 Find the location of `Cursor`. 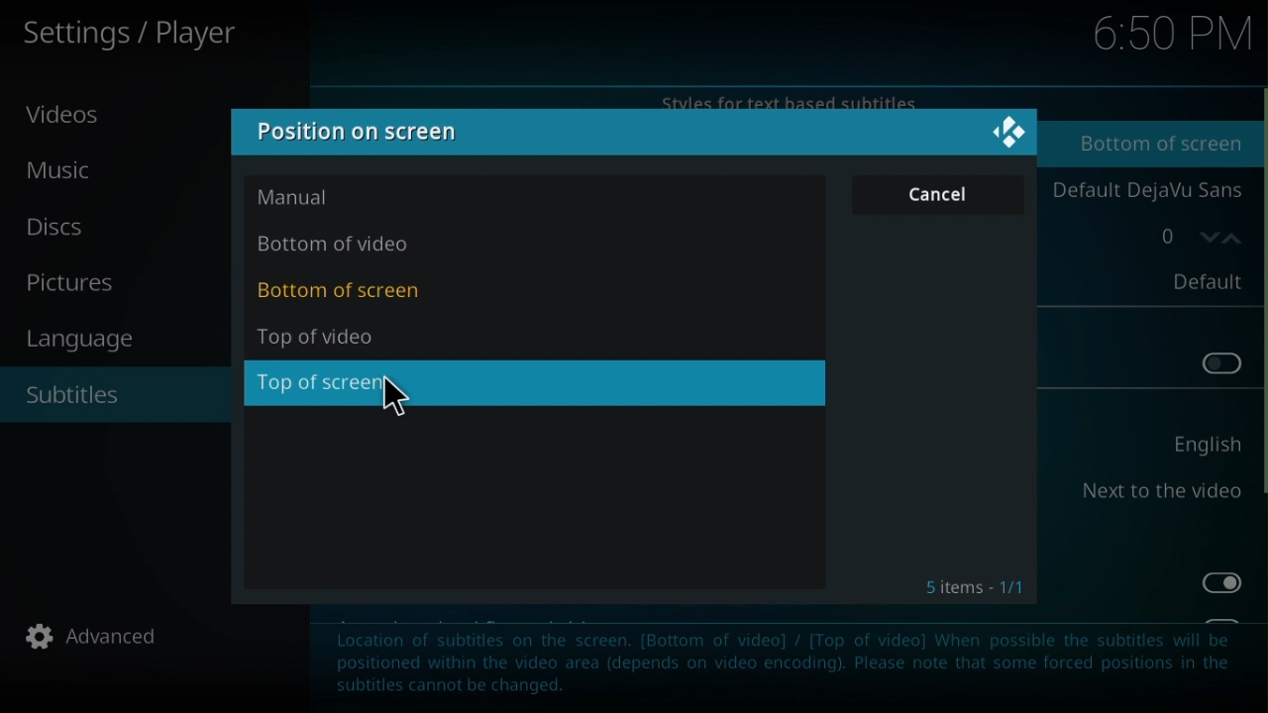

Cursor is located at coordinates (407, 398).